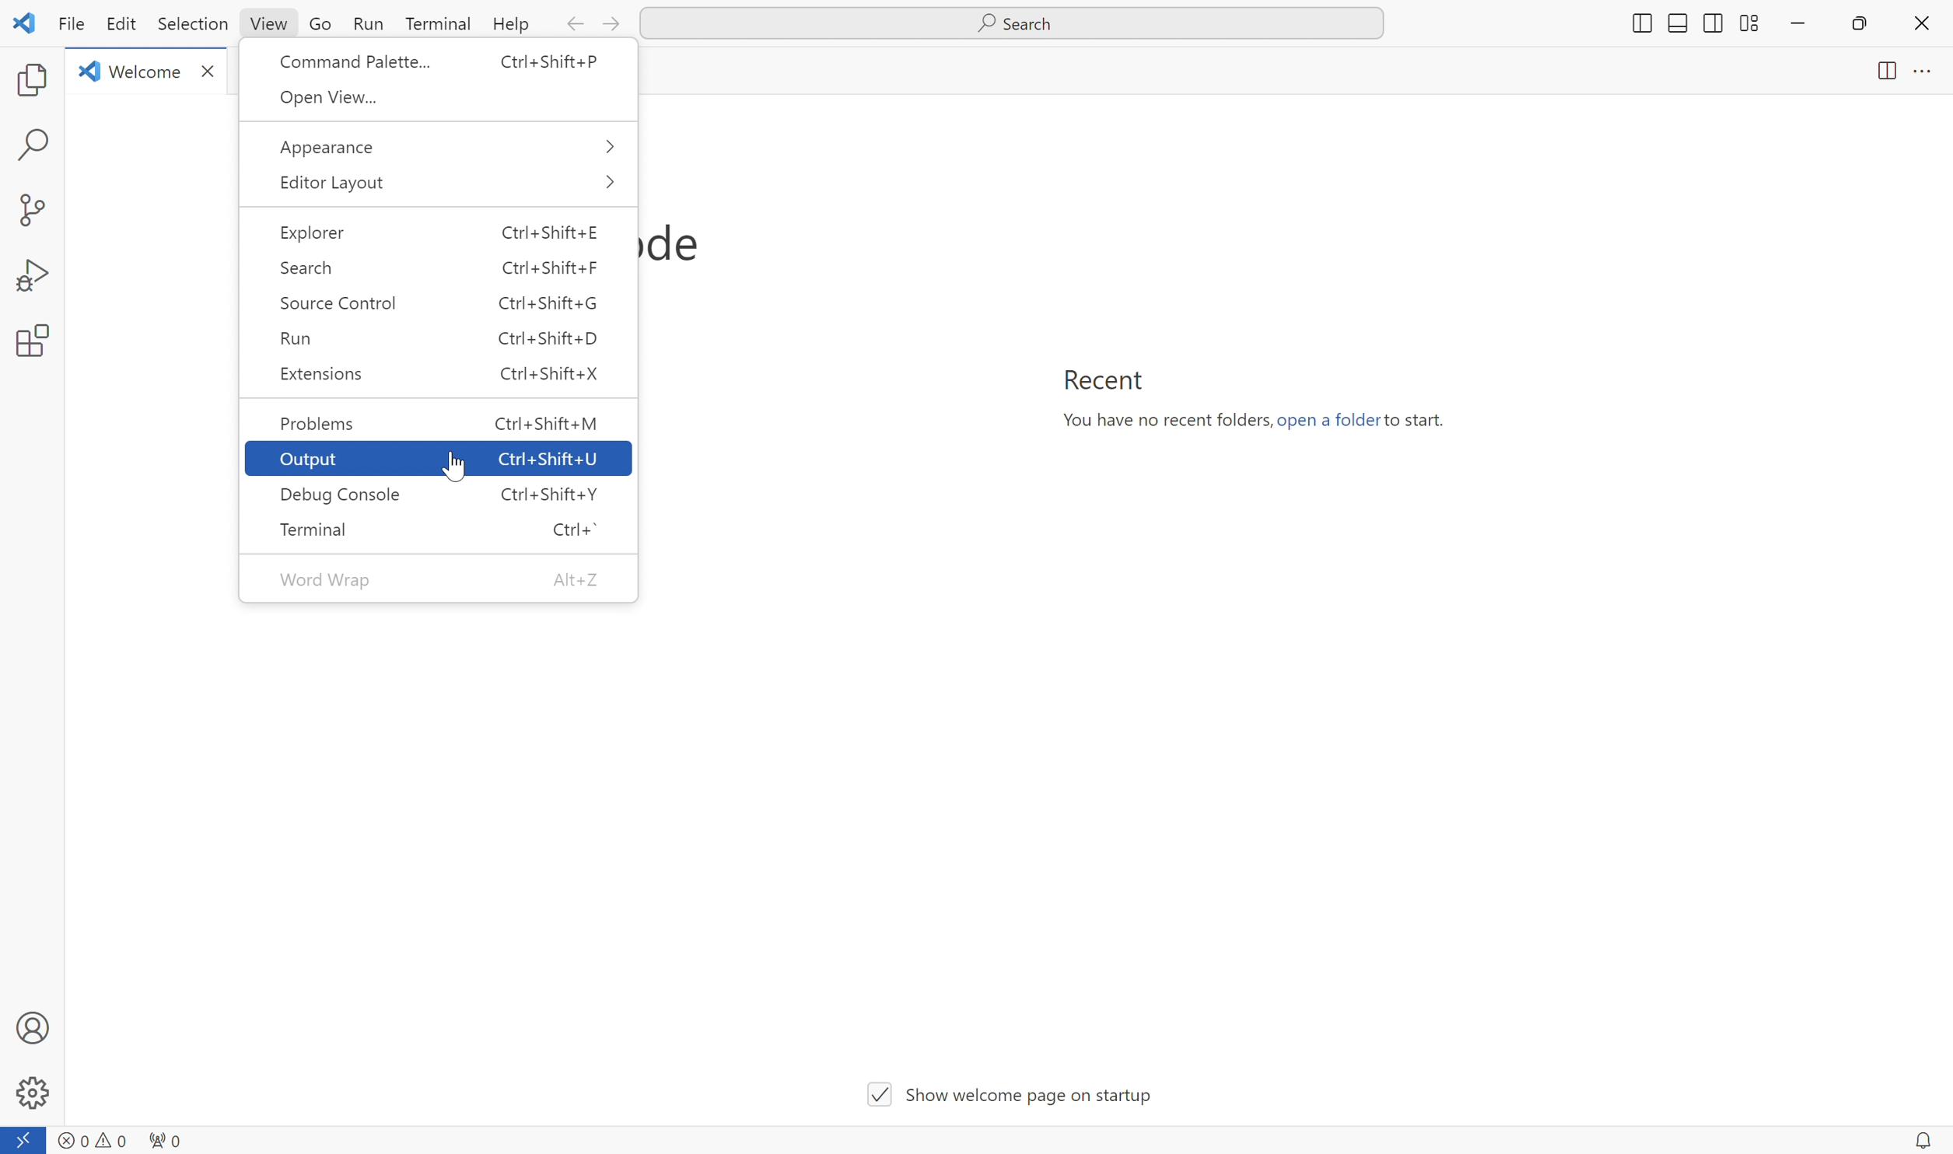  What do you see at coordinates (444, 531) in the screenshot?
I see `terminal` at bounding box center [444, 531].